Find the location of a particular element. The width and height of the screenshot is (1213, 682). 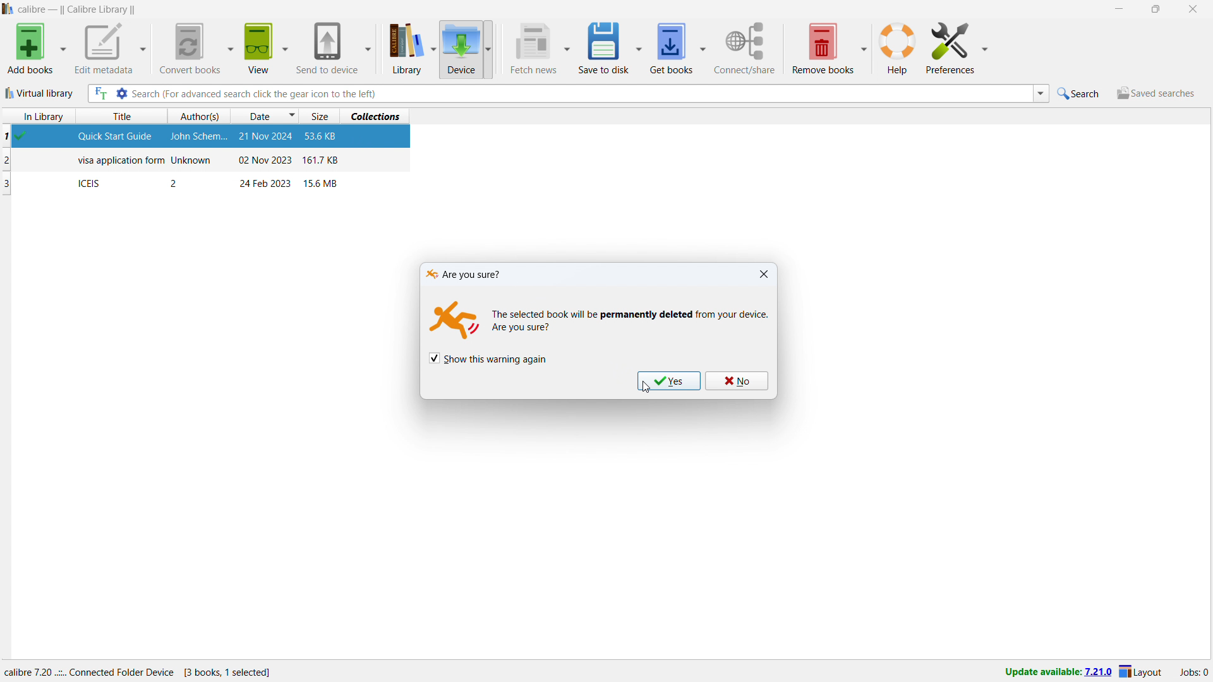

remove books is located at coordinates (823, 47).